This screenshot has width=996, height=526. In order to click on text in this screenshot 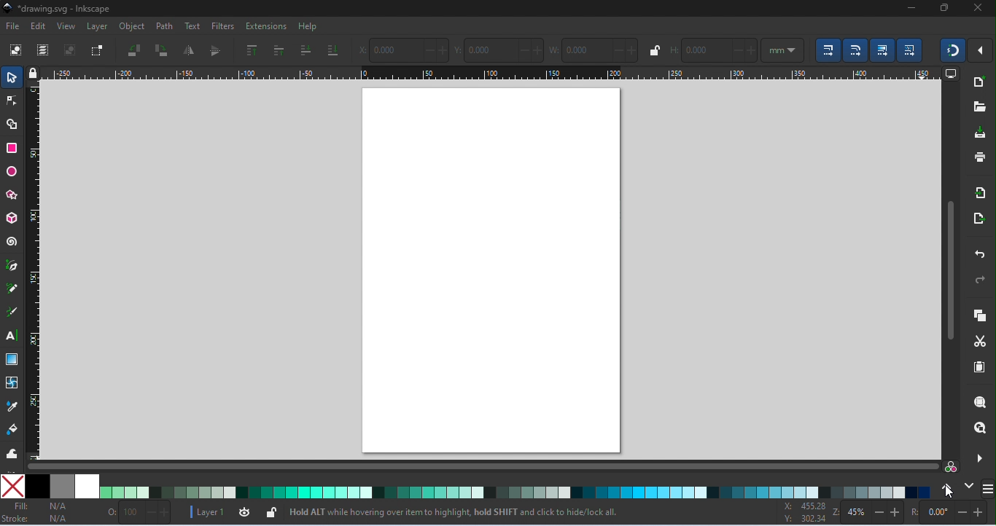, I will do `click(190, 26)`.